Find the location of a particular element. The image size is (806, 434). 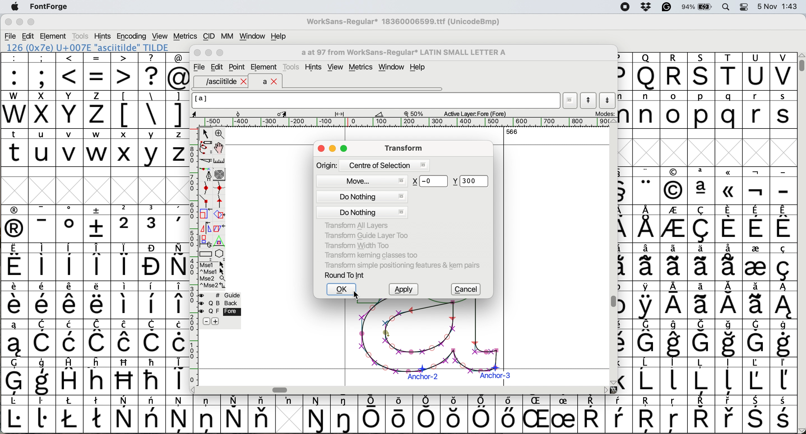

star or polygon is located at coordinates (220, 254).